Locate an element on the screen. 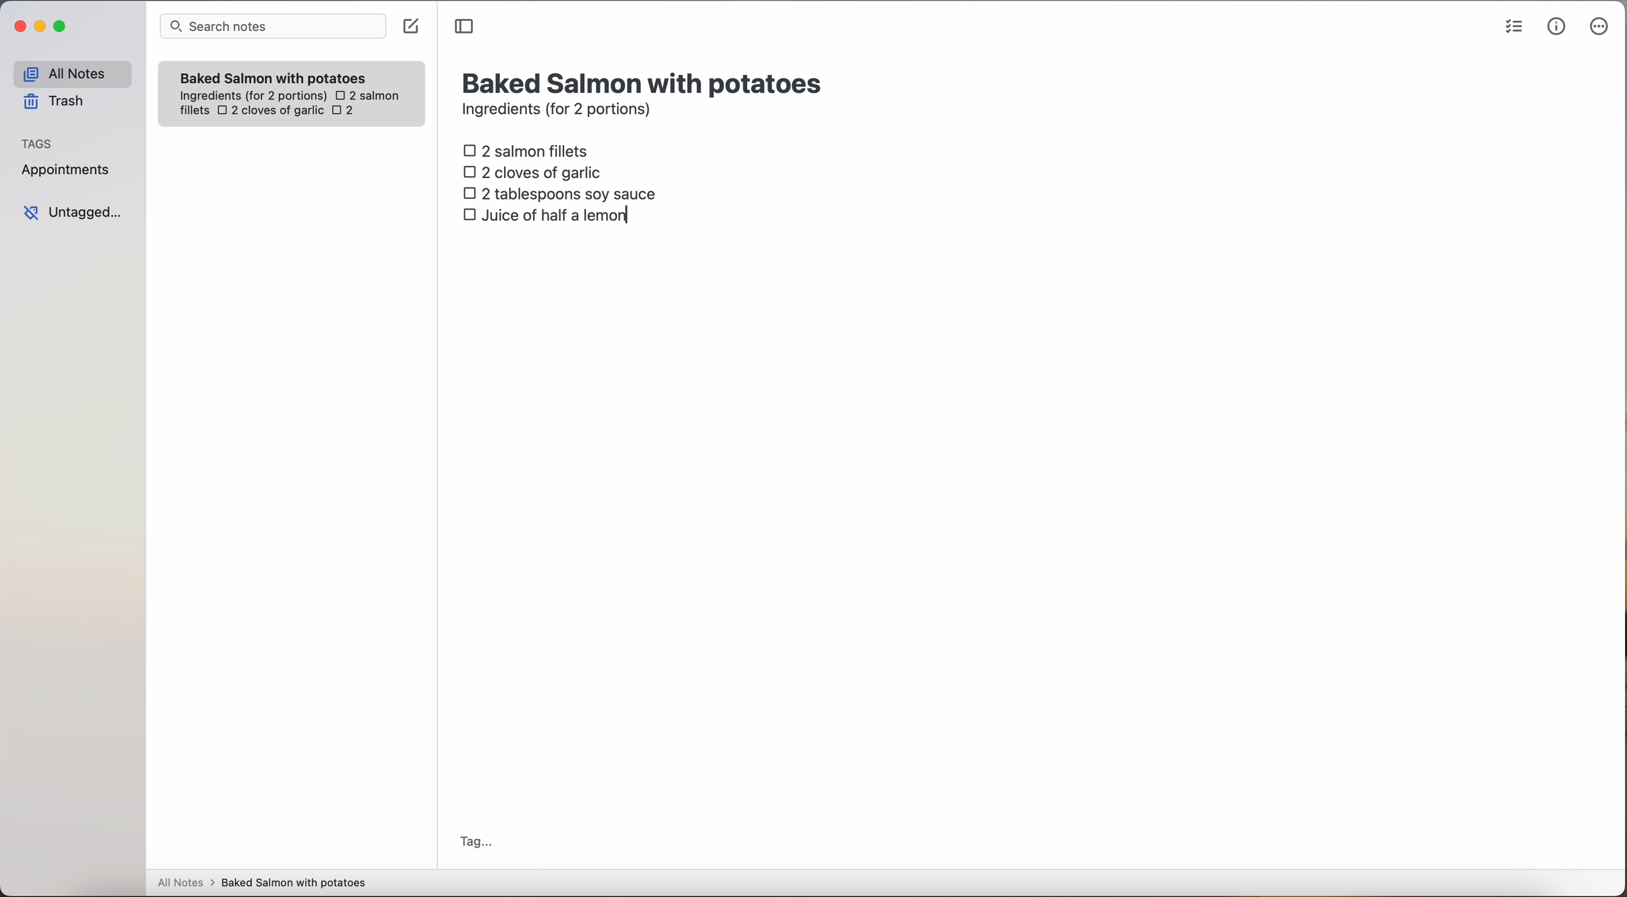  metrics is located at coordinates (1557, 26).